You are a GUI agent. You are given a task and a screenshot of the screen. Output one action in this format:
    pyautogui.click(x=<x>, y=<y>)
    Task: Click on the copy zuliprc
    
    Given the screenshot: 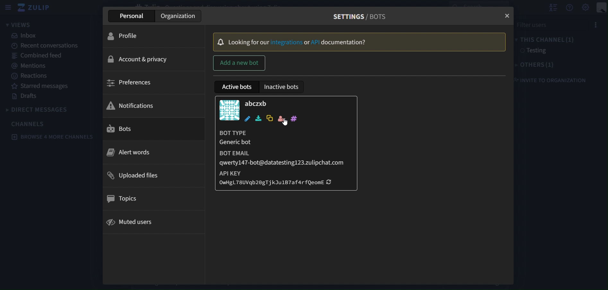 What is the action you would take?
    pyautogui.click(x=269, y=118)
    